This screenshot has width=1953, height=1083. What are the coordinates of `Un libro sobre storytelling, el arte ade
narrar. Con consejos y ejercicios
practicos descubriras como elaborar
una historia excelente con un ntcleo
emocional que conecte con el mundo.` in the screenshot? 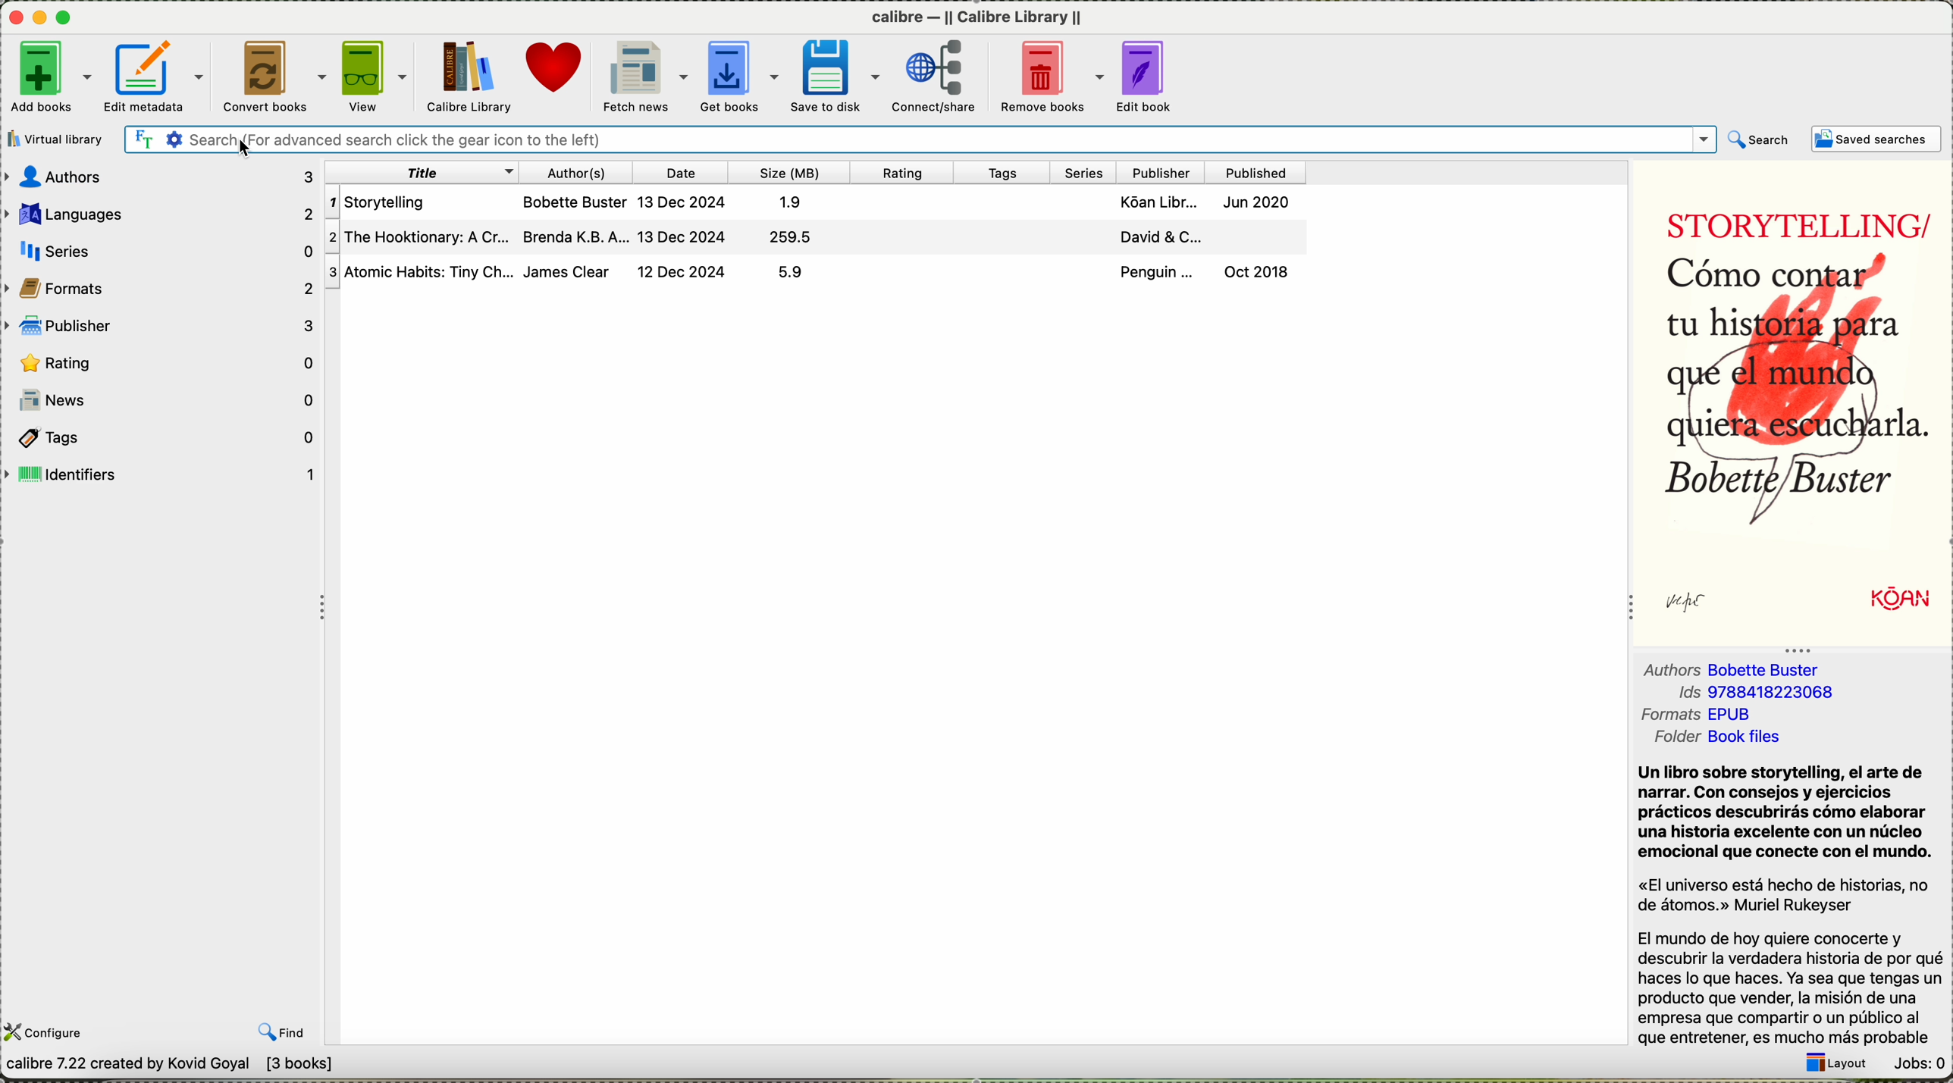 It's located at (1785, 813).